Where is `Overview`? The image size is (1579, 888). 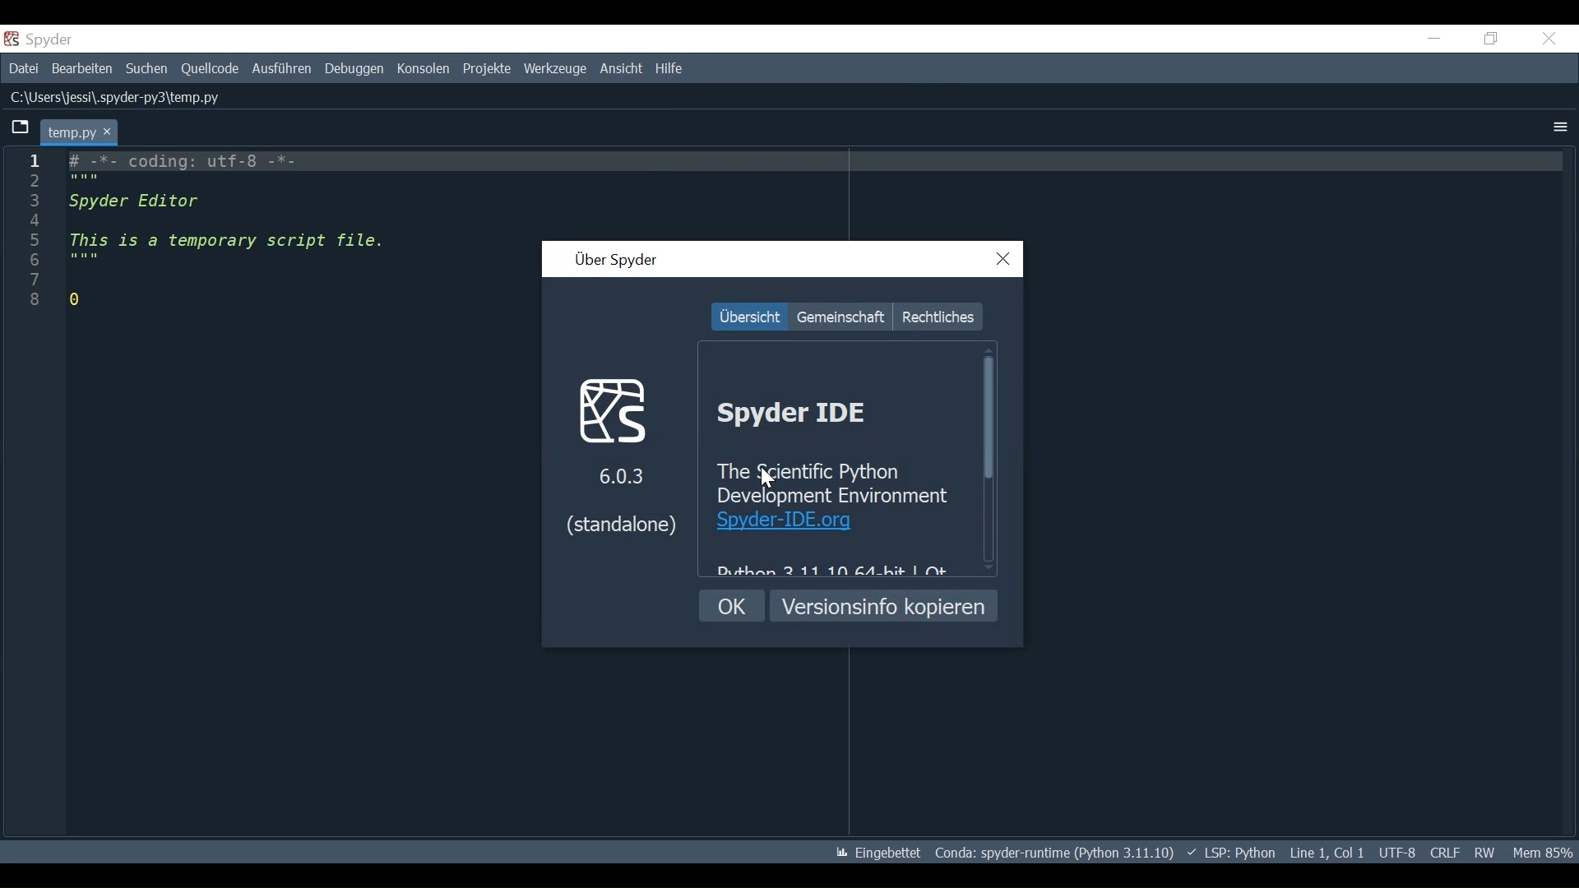
Overview is located at coordinates (748, 317).